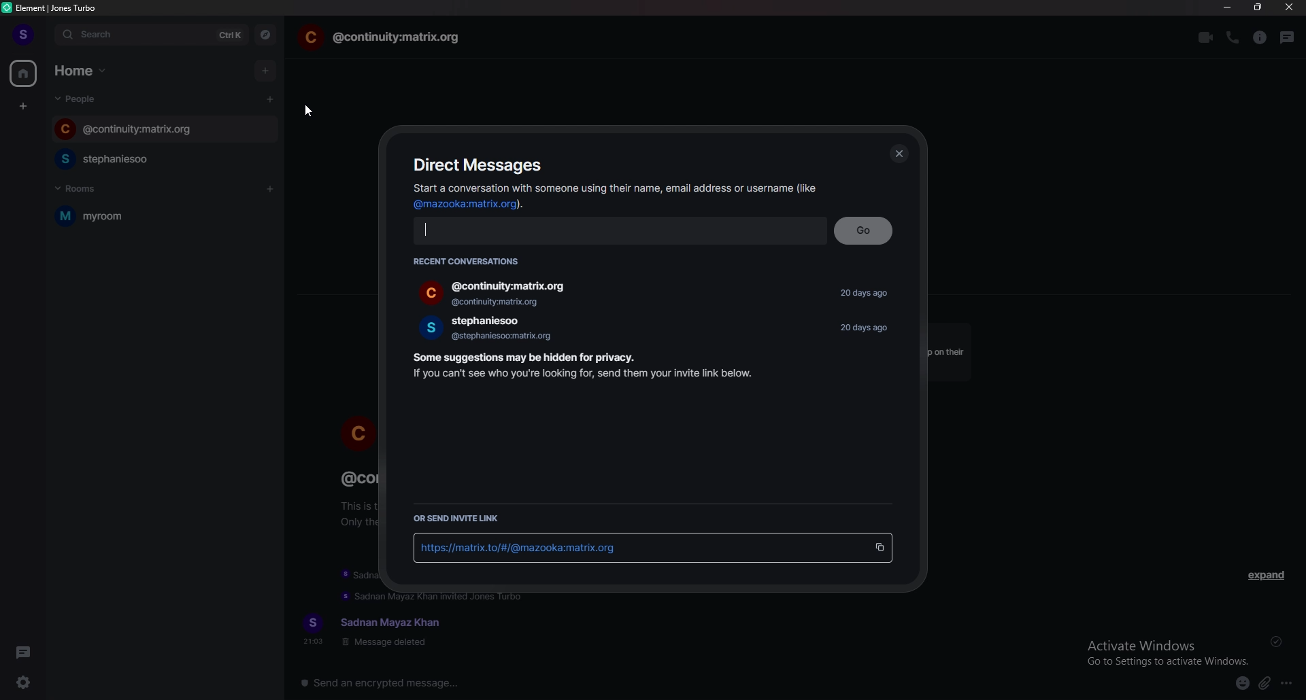  Describe the element at coordinates (93, 188) in the screenshot. I see `rooms` at that location.